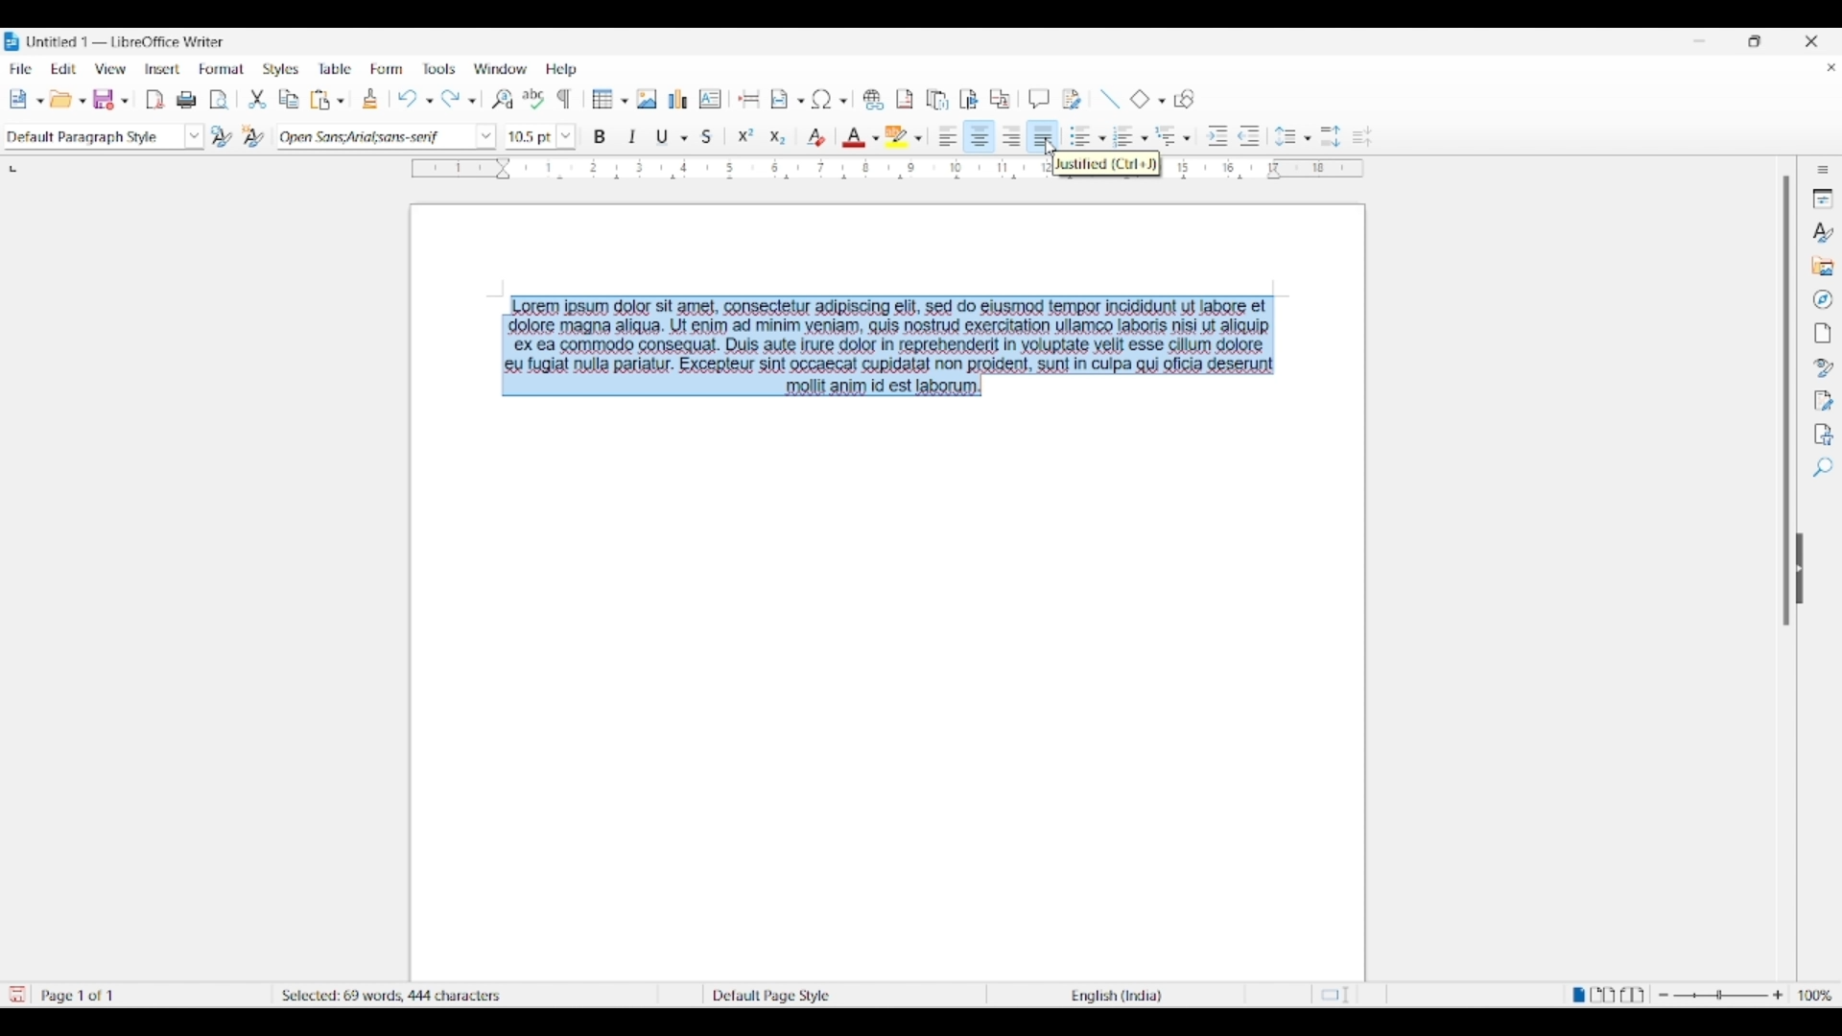  Describe the element at coordinates (91, 137) in the screenshot. I see `Manually enter paragraph style` at that location.